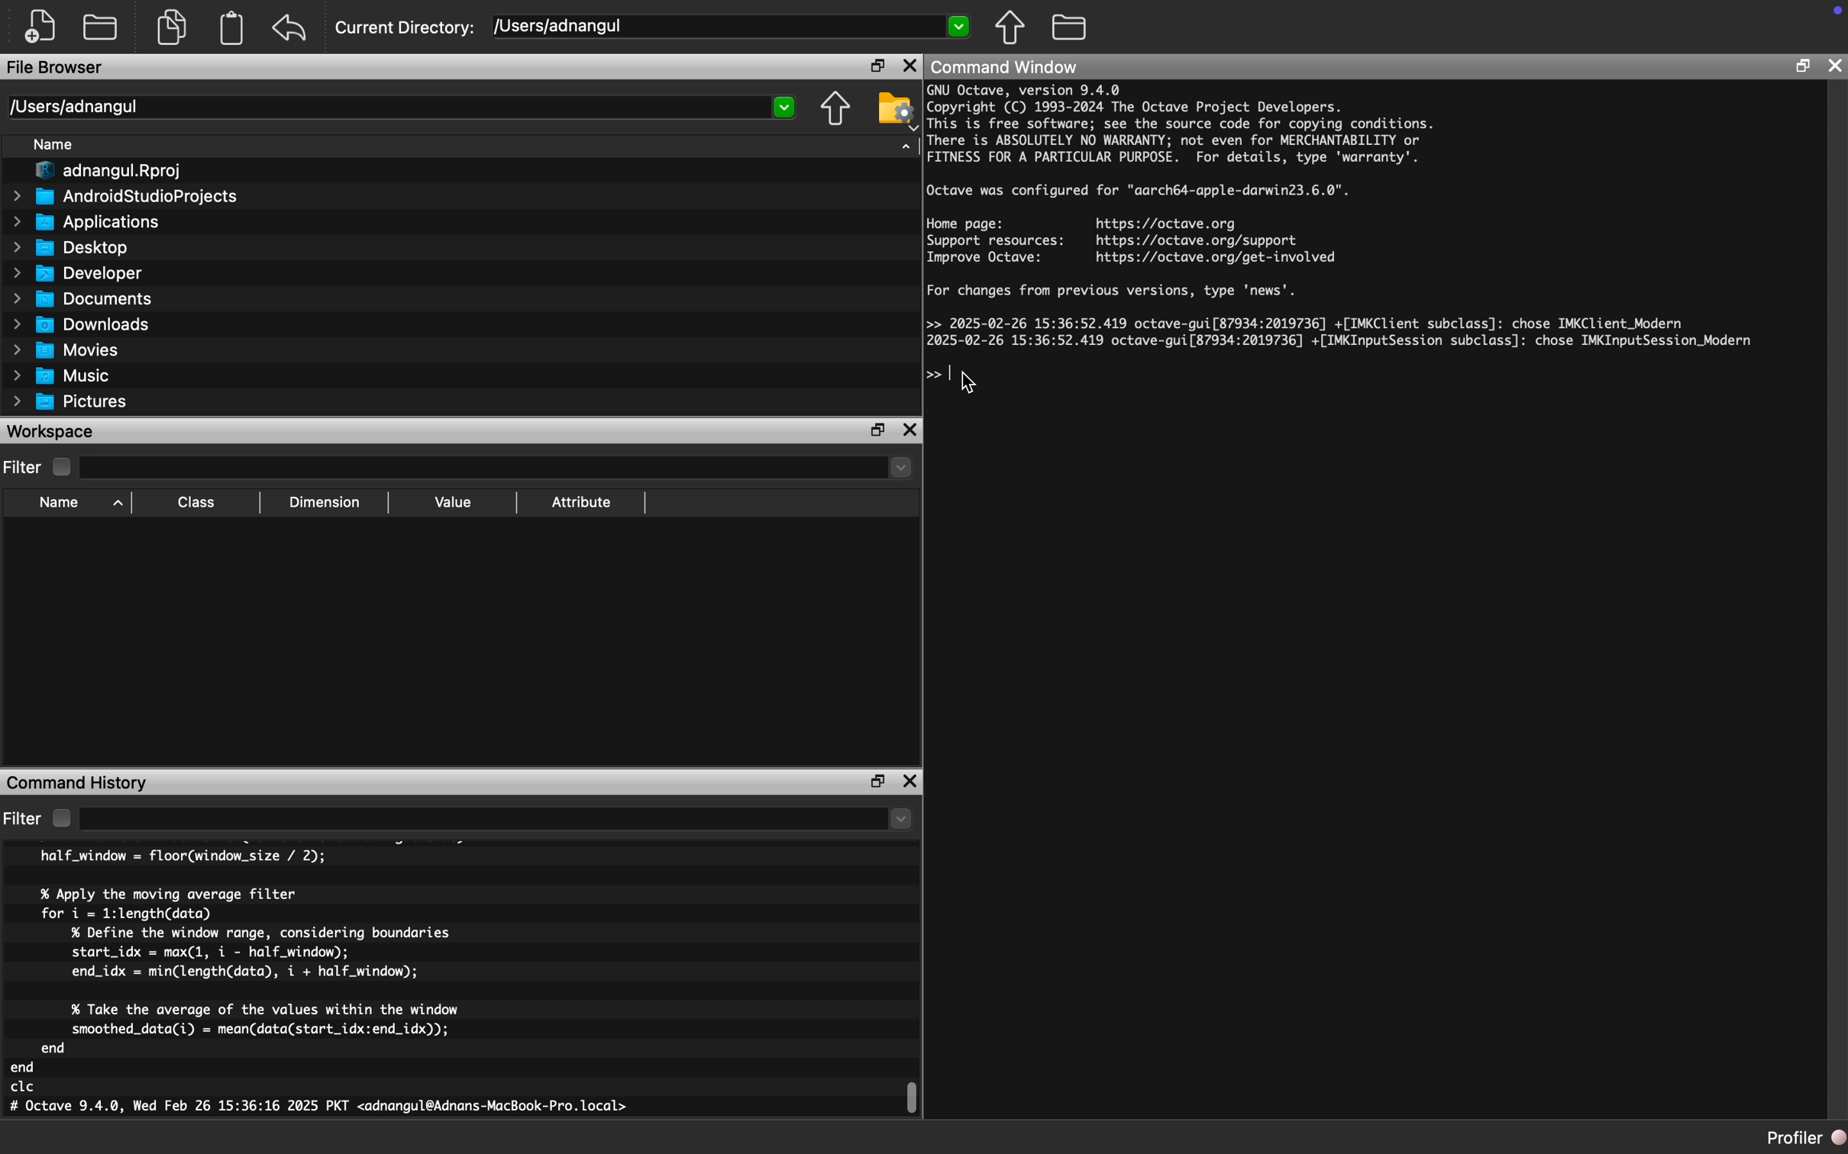 This screenshot has height=1154, width=1848. What do you see at coordinates (76, 274) in the screenshot?
I see `Developer` at bounding box center [76, 274].